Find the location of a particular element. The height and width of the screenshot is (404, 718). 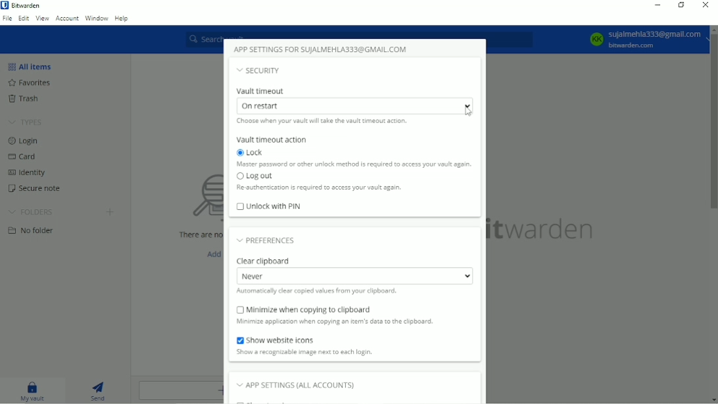

Automatically clear copied values from your clipboard. is located at coordinates (319, 292).